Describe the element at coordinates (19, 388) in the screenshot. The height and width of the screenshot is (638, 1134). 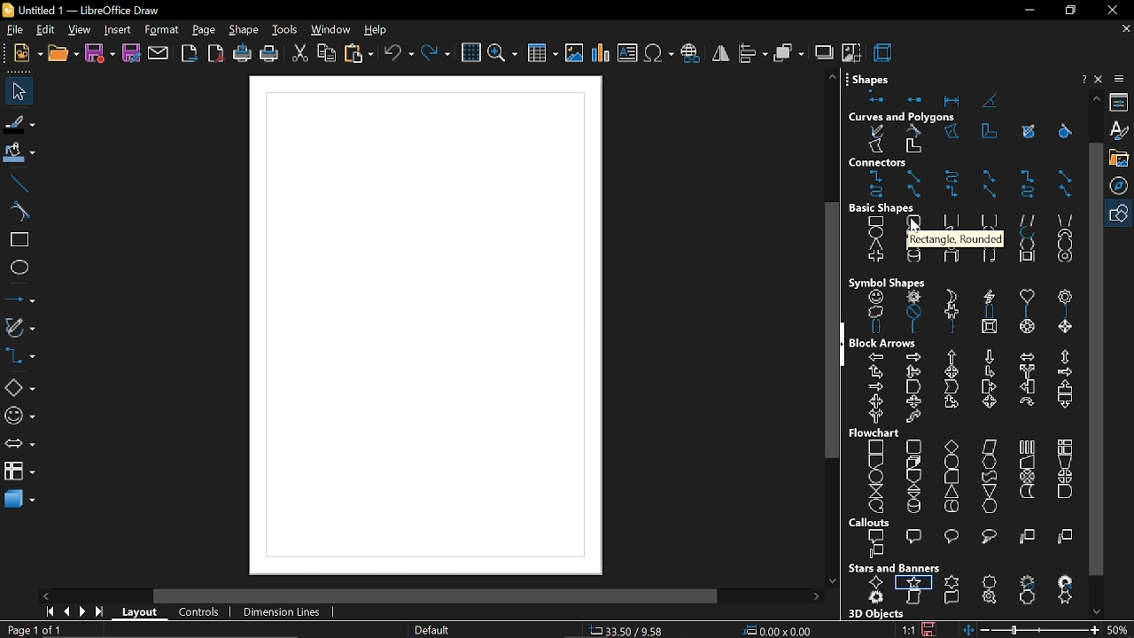
I see `basic shapes` at that location.